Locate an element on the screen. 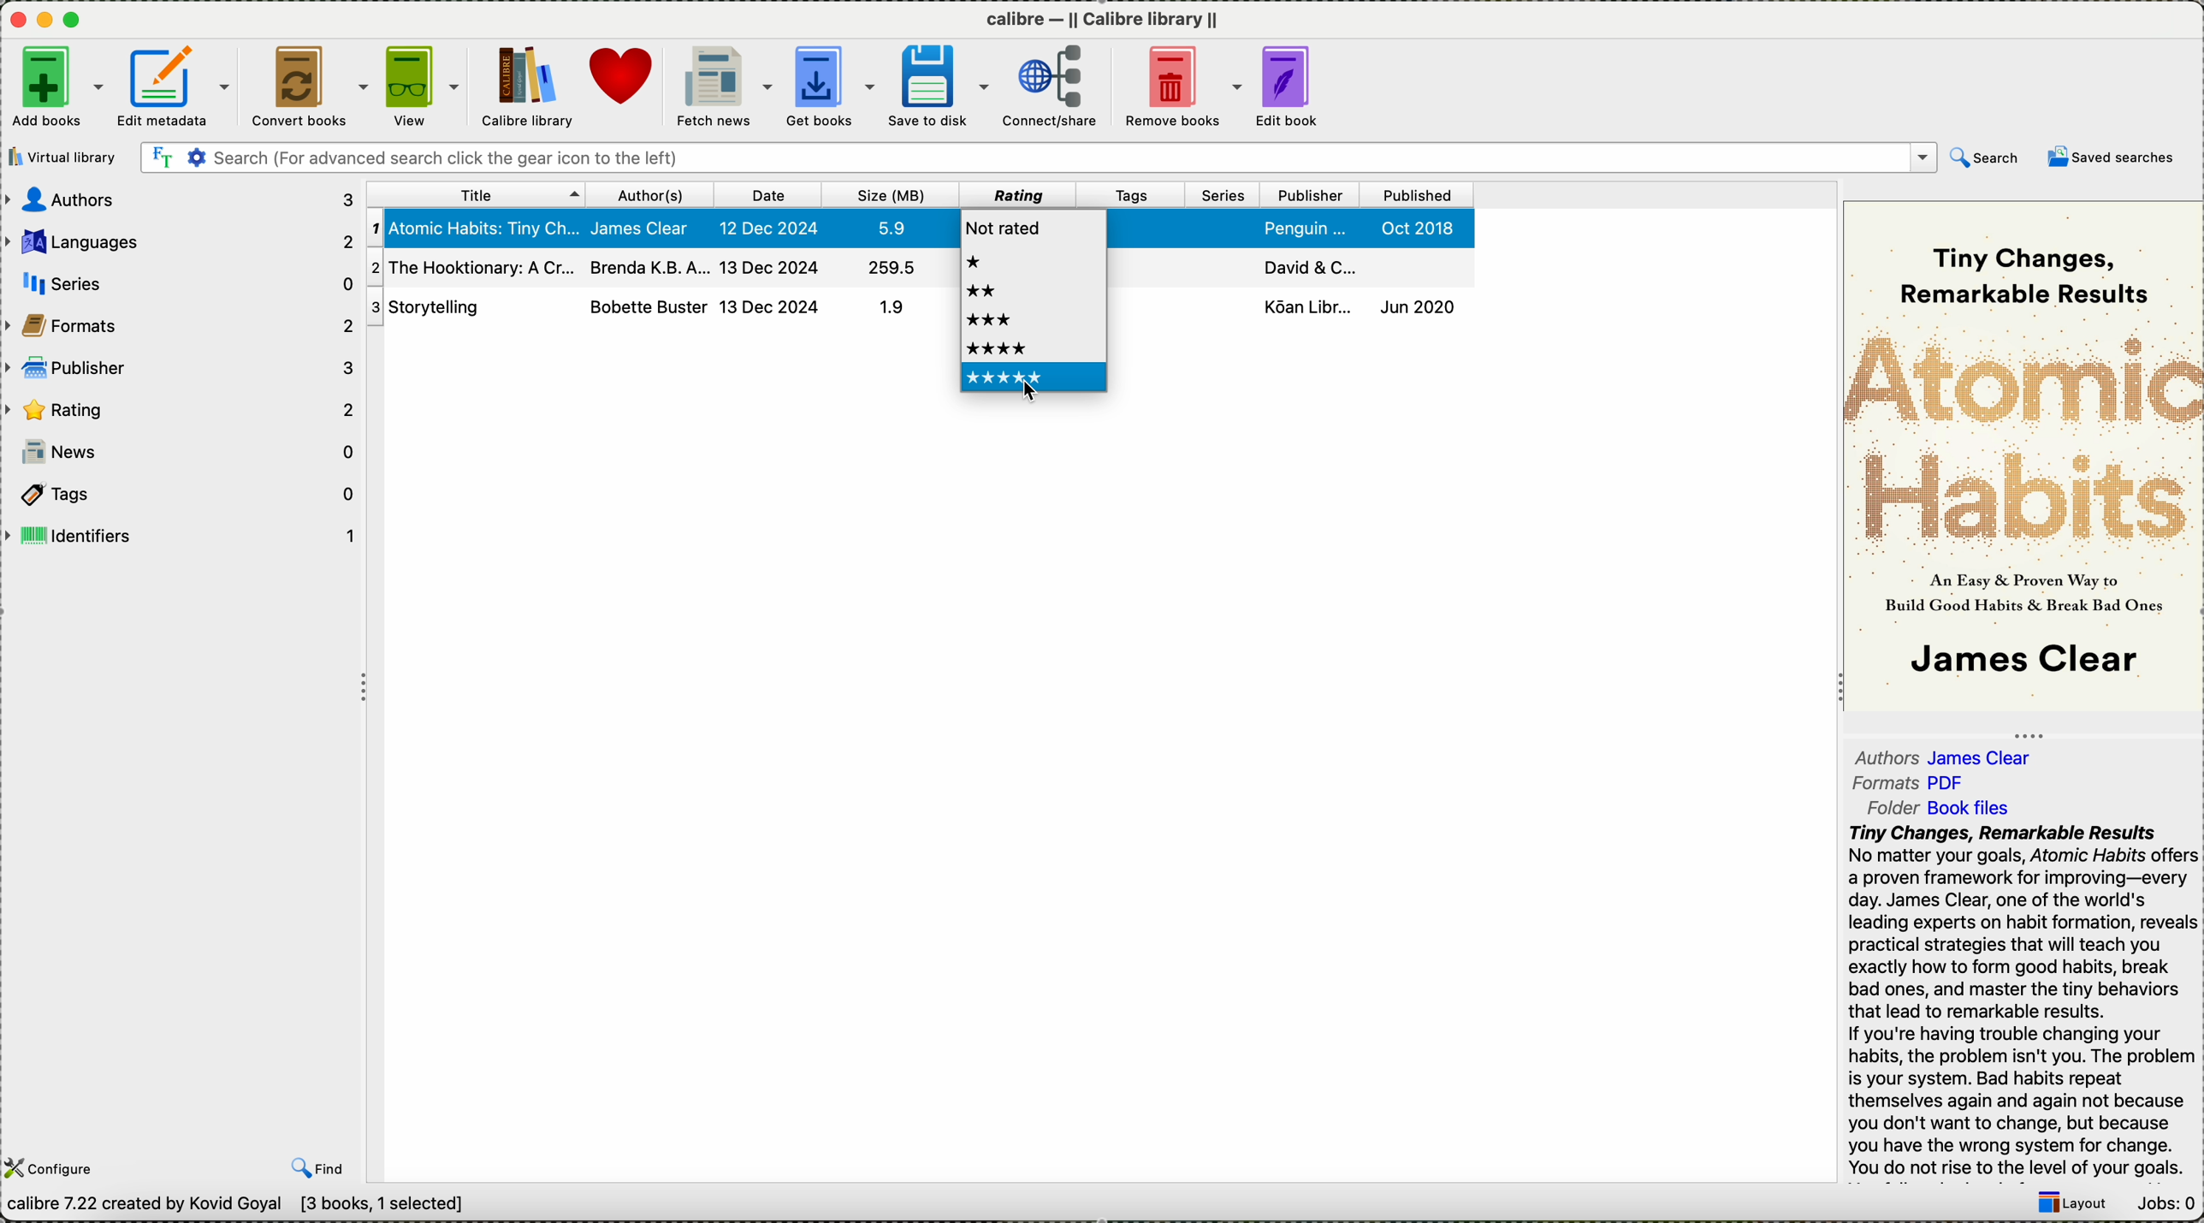 This screenshot has width=2204, height=1223. three stars is located at coordinates (993, 321).